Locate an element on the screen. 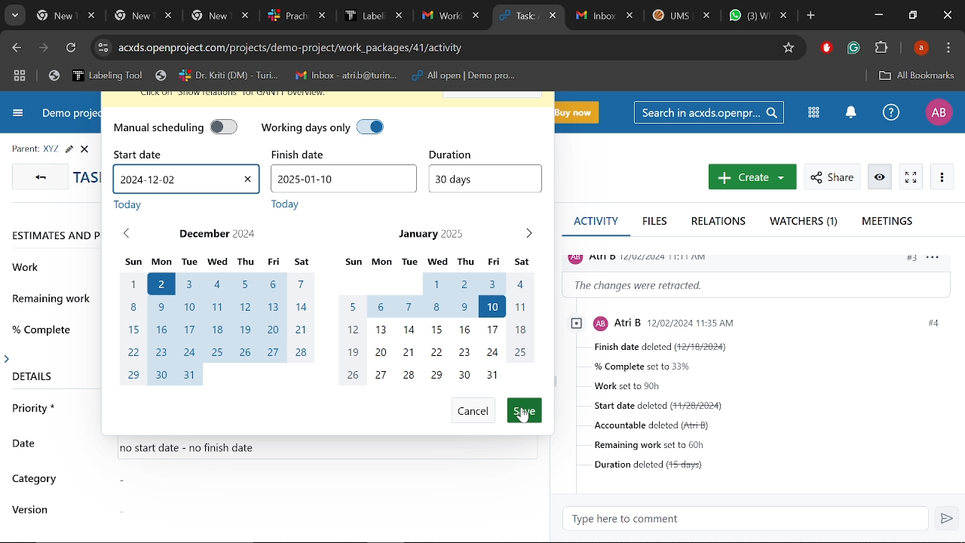  Tab groups is located at coordinates (21, 75).